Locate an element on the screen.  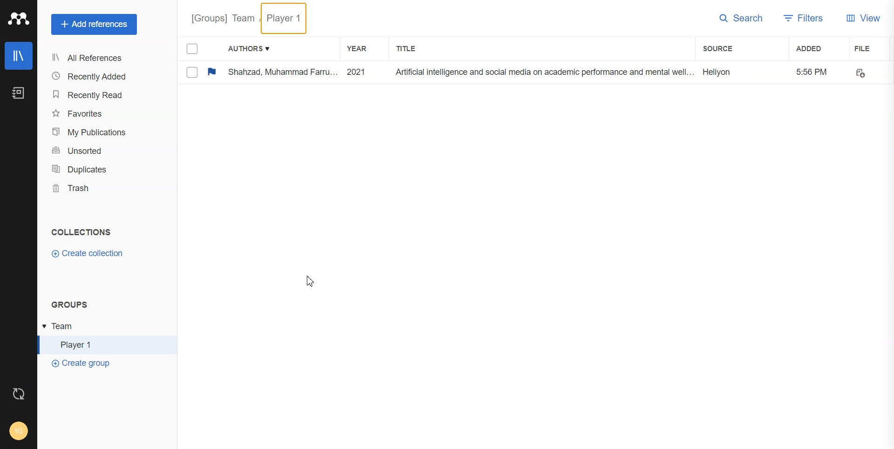
Shahzad, Muhammad Farru... 2021 Artificial intelligence and social media on academic performance and mental well... Heliyon 5:56 PM is located at coordinates (529, 72).